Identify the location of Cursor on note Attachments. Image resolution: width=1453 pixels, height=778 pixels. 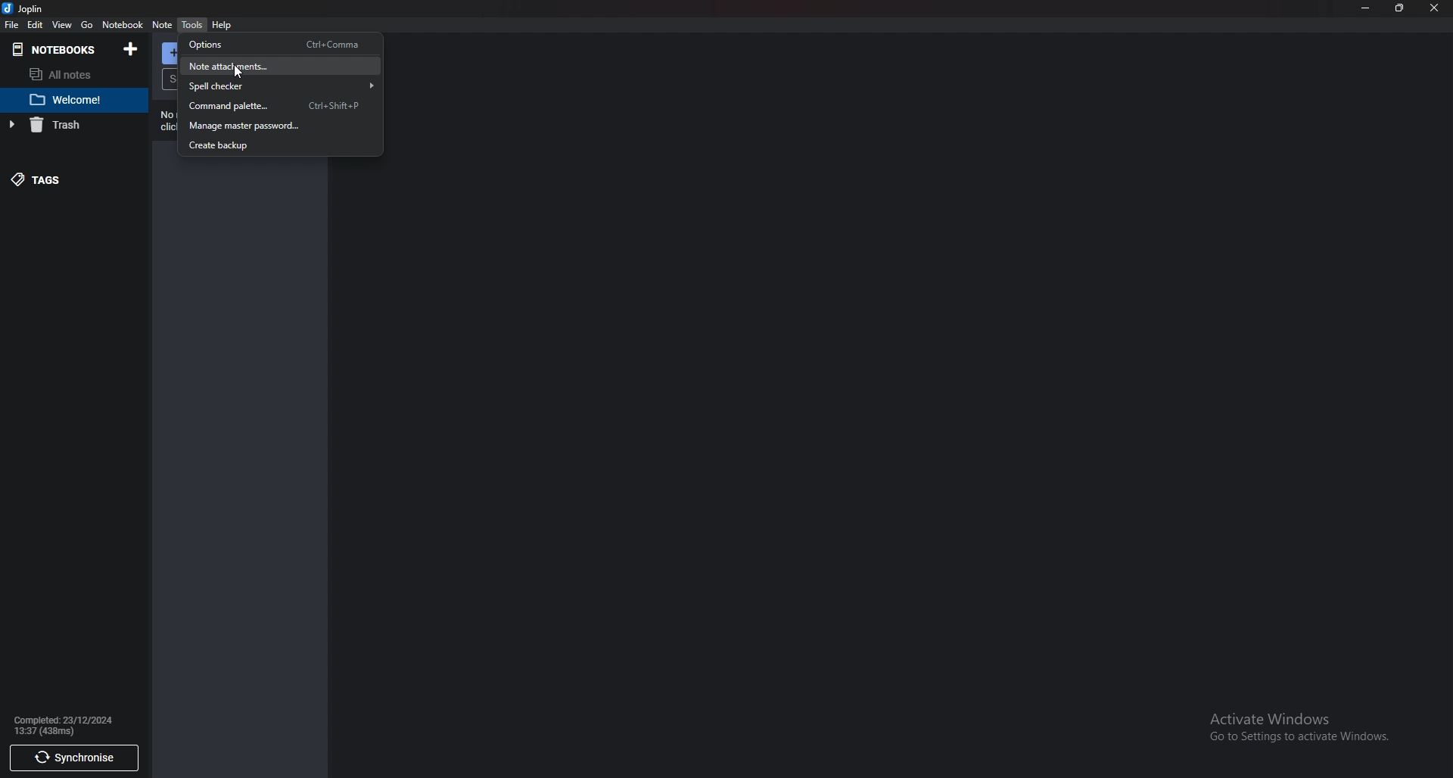
(277, 67).